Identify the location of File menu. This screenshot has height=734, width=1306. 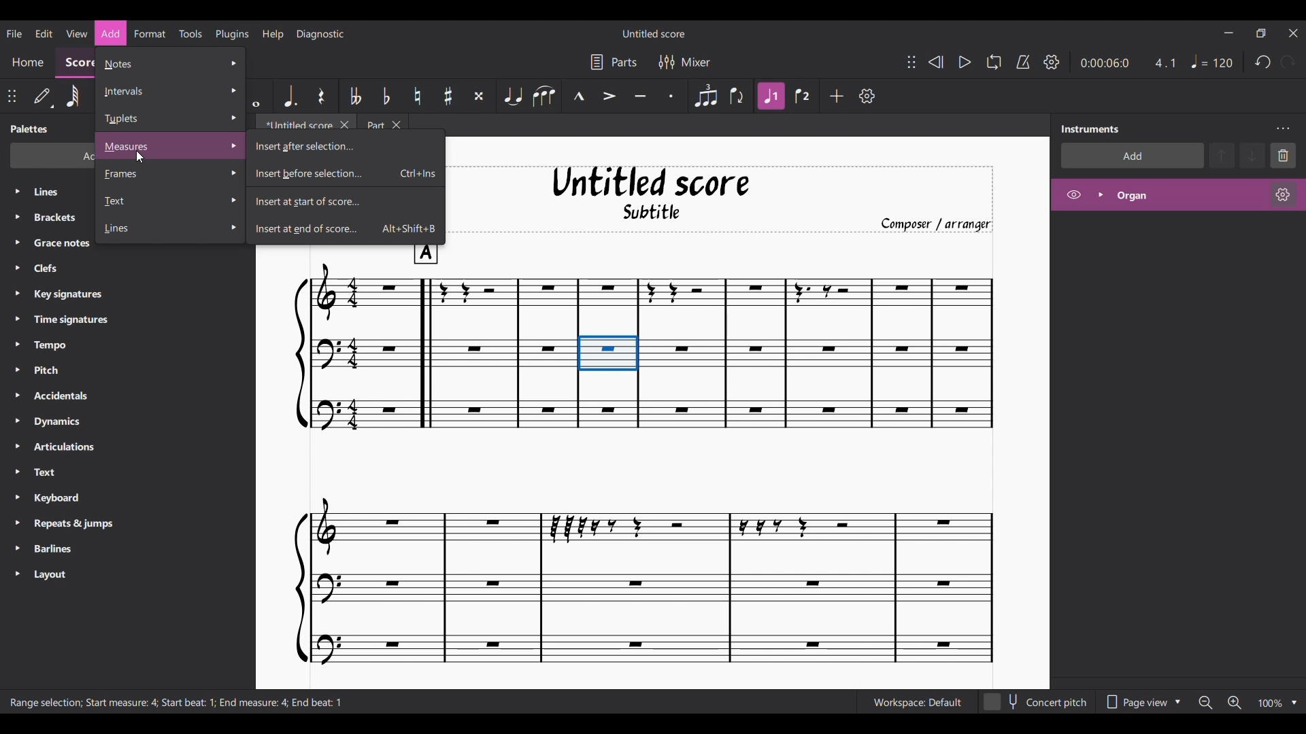
(14, 33).